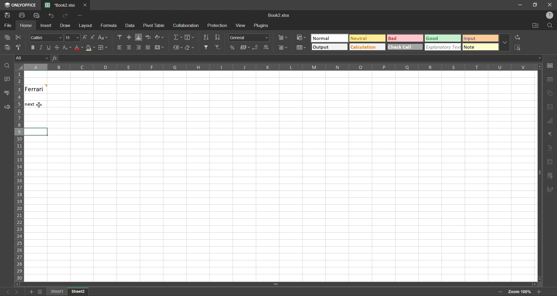  Describe the element at coordinates (550, 65) in the screenshot. I see `cell settings` at that location.